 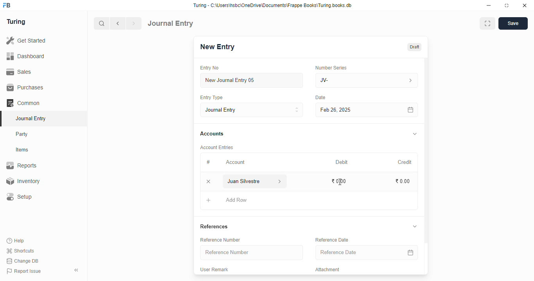 I want to click on remove, so click(x=209, y=182).